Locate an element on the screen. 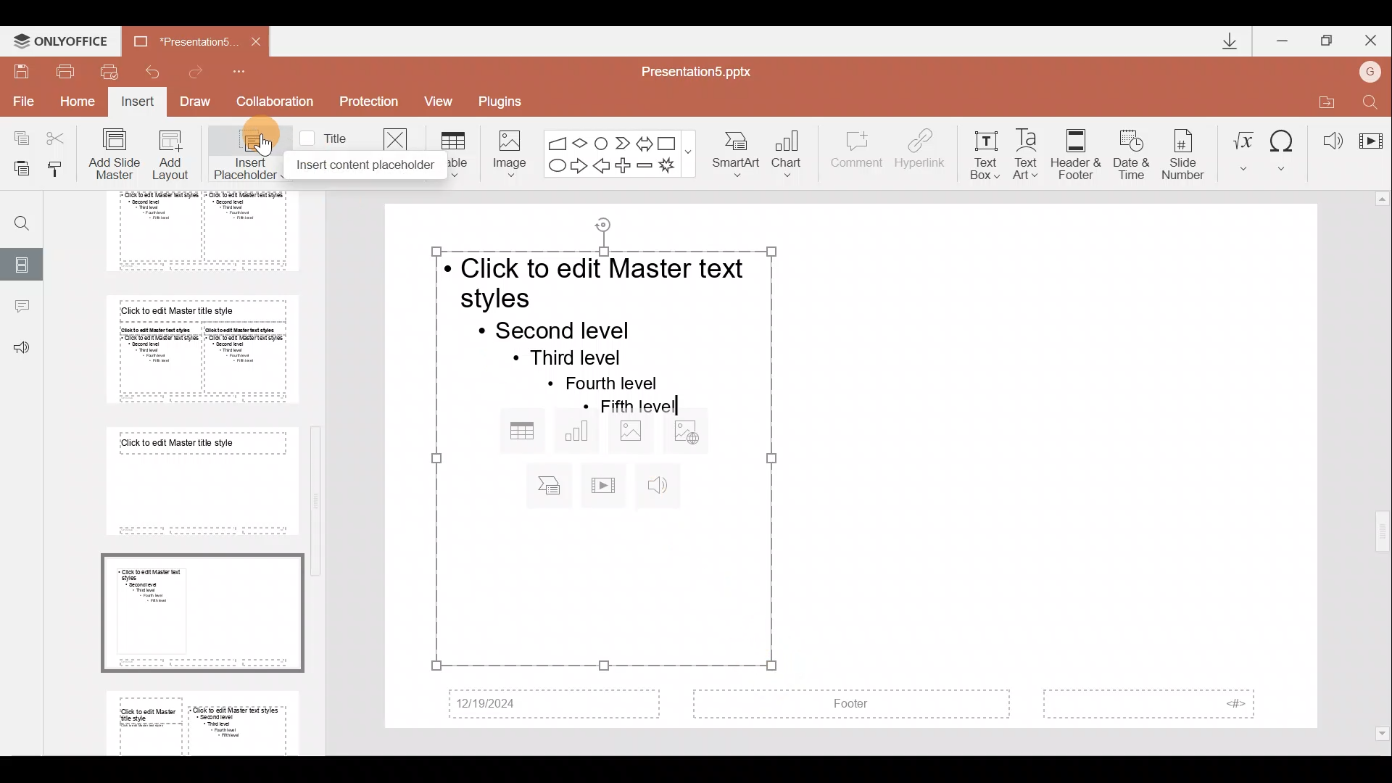 This screenshot has height=783, width=1392. Home is located at coordinates (80, 105).